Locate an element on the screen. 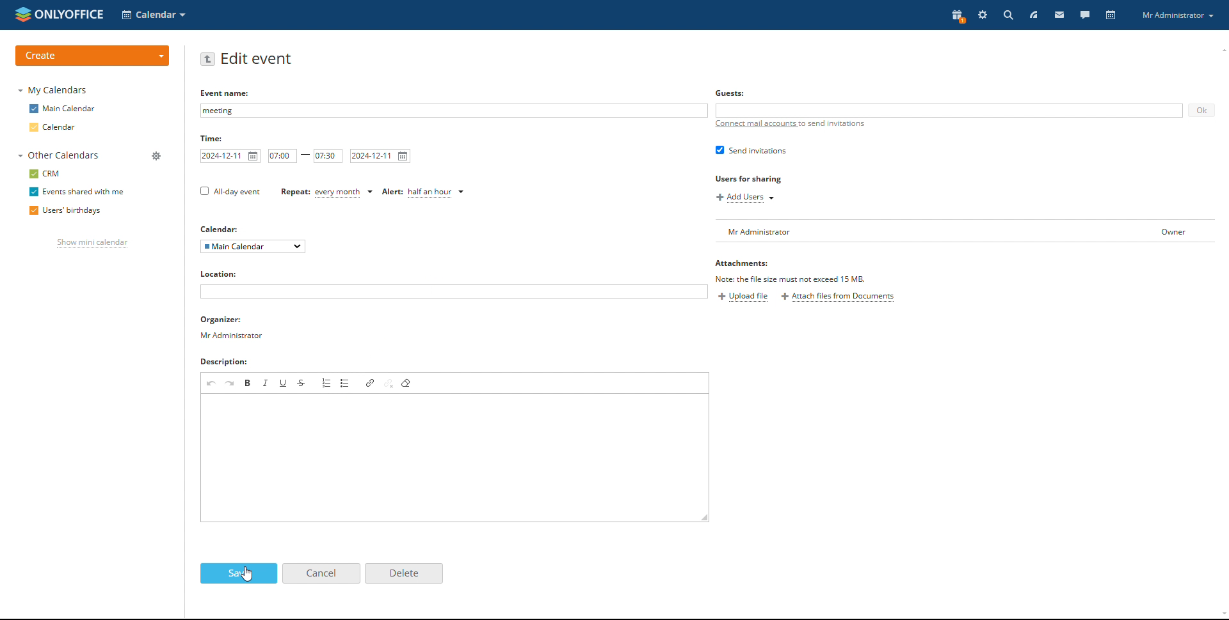  add guests is located at coordinates (950, 110).